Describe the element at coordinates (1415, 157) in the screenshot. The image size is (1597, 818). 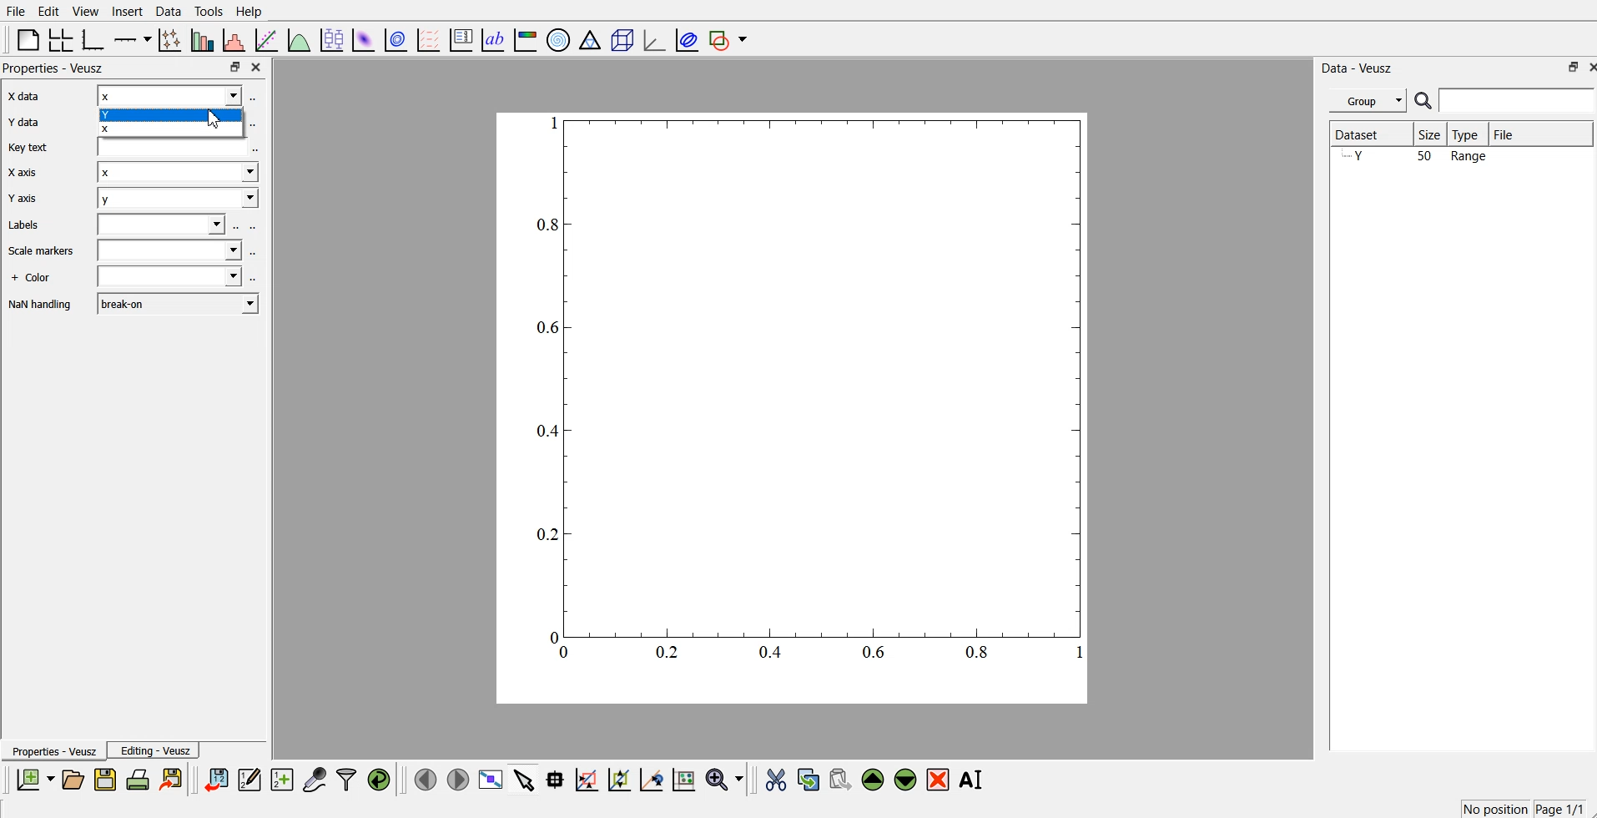
I see `Y 50 Range` at that location.